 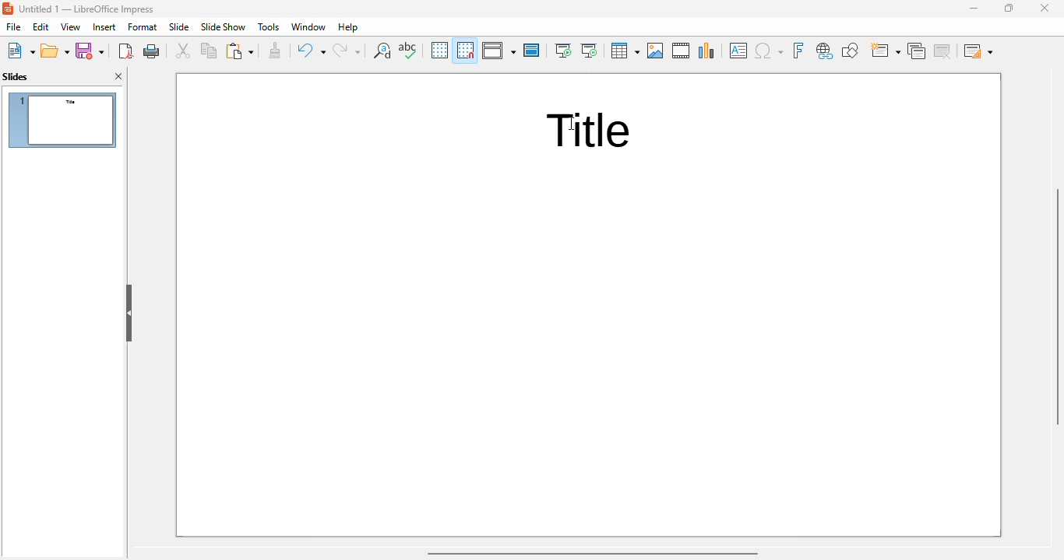 What do you see at coordinates (885, 51) in the screenshot?
I see `new slide` at bounding box center [885, 51].